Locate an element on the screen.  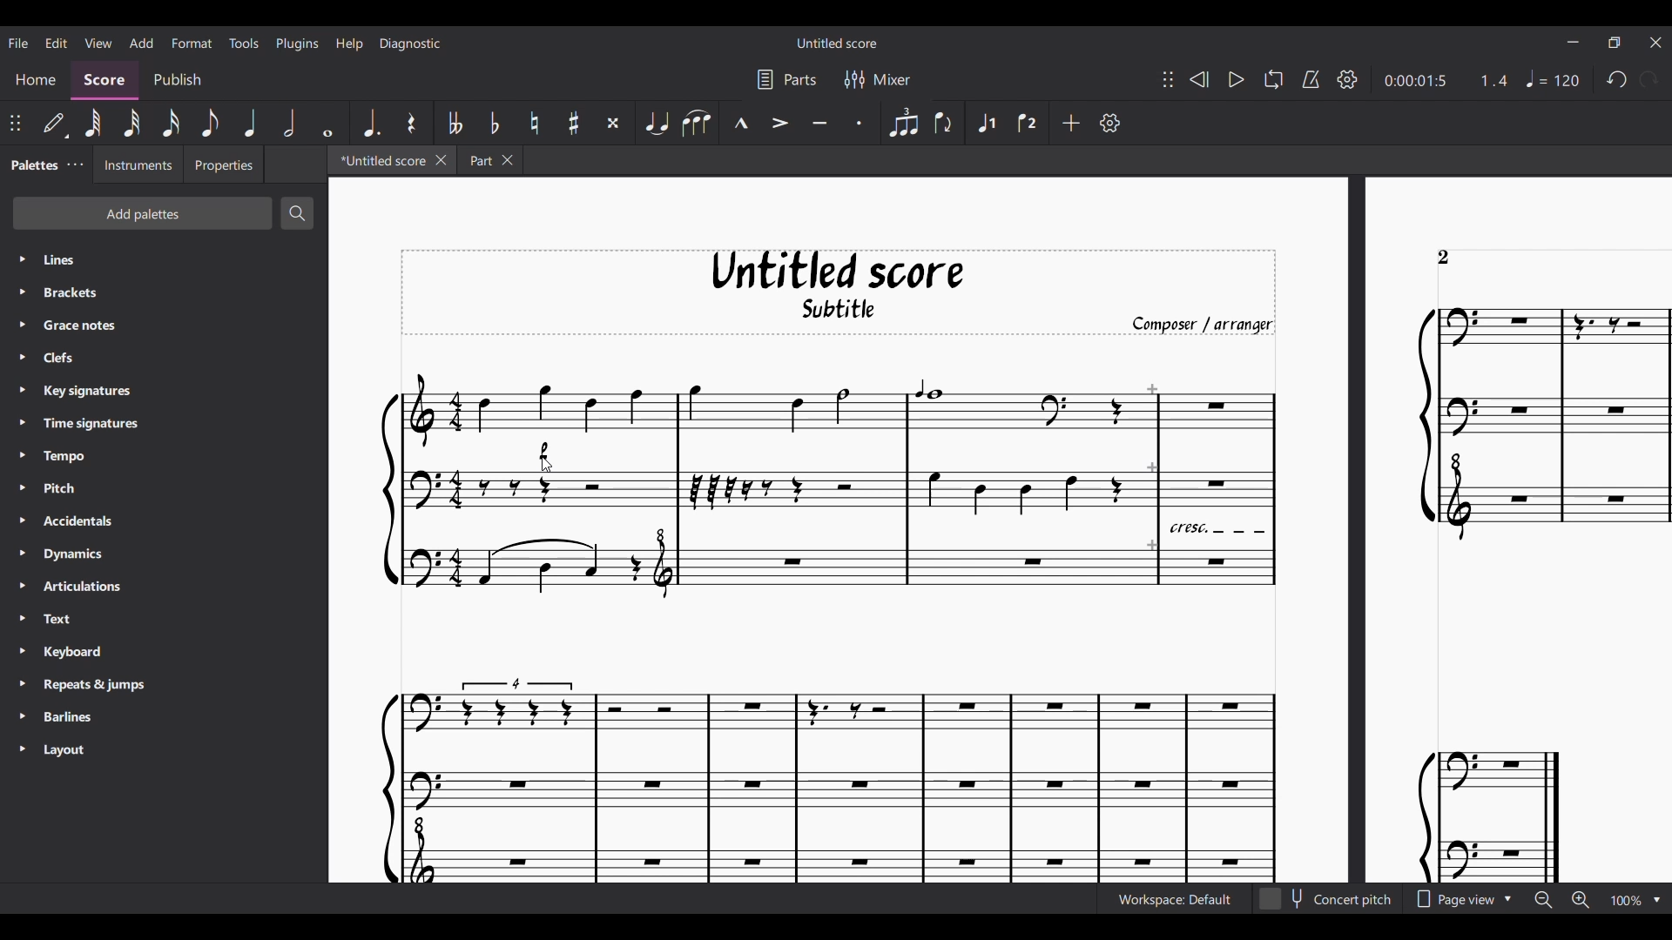
64th note is located at coordinates (93, 123).